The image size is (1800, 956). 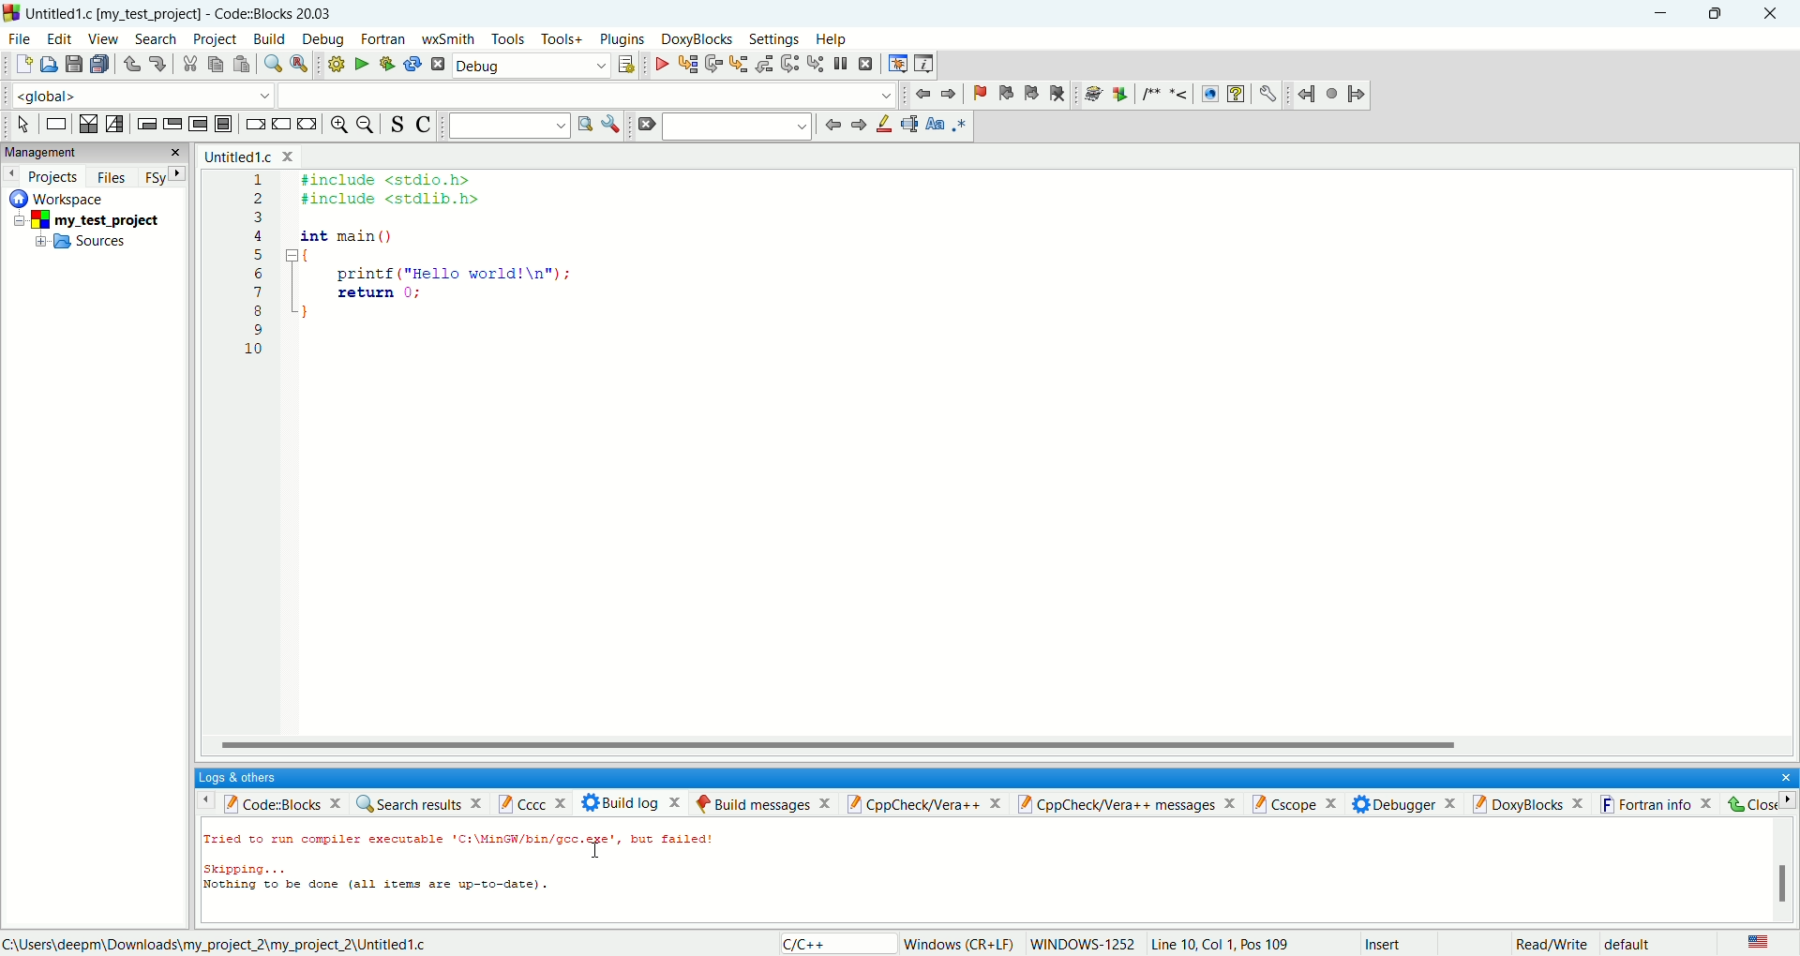 What do you see at coordinates (214, 40) in the screenshot?
I see `project` at bounding box center [214, 40].